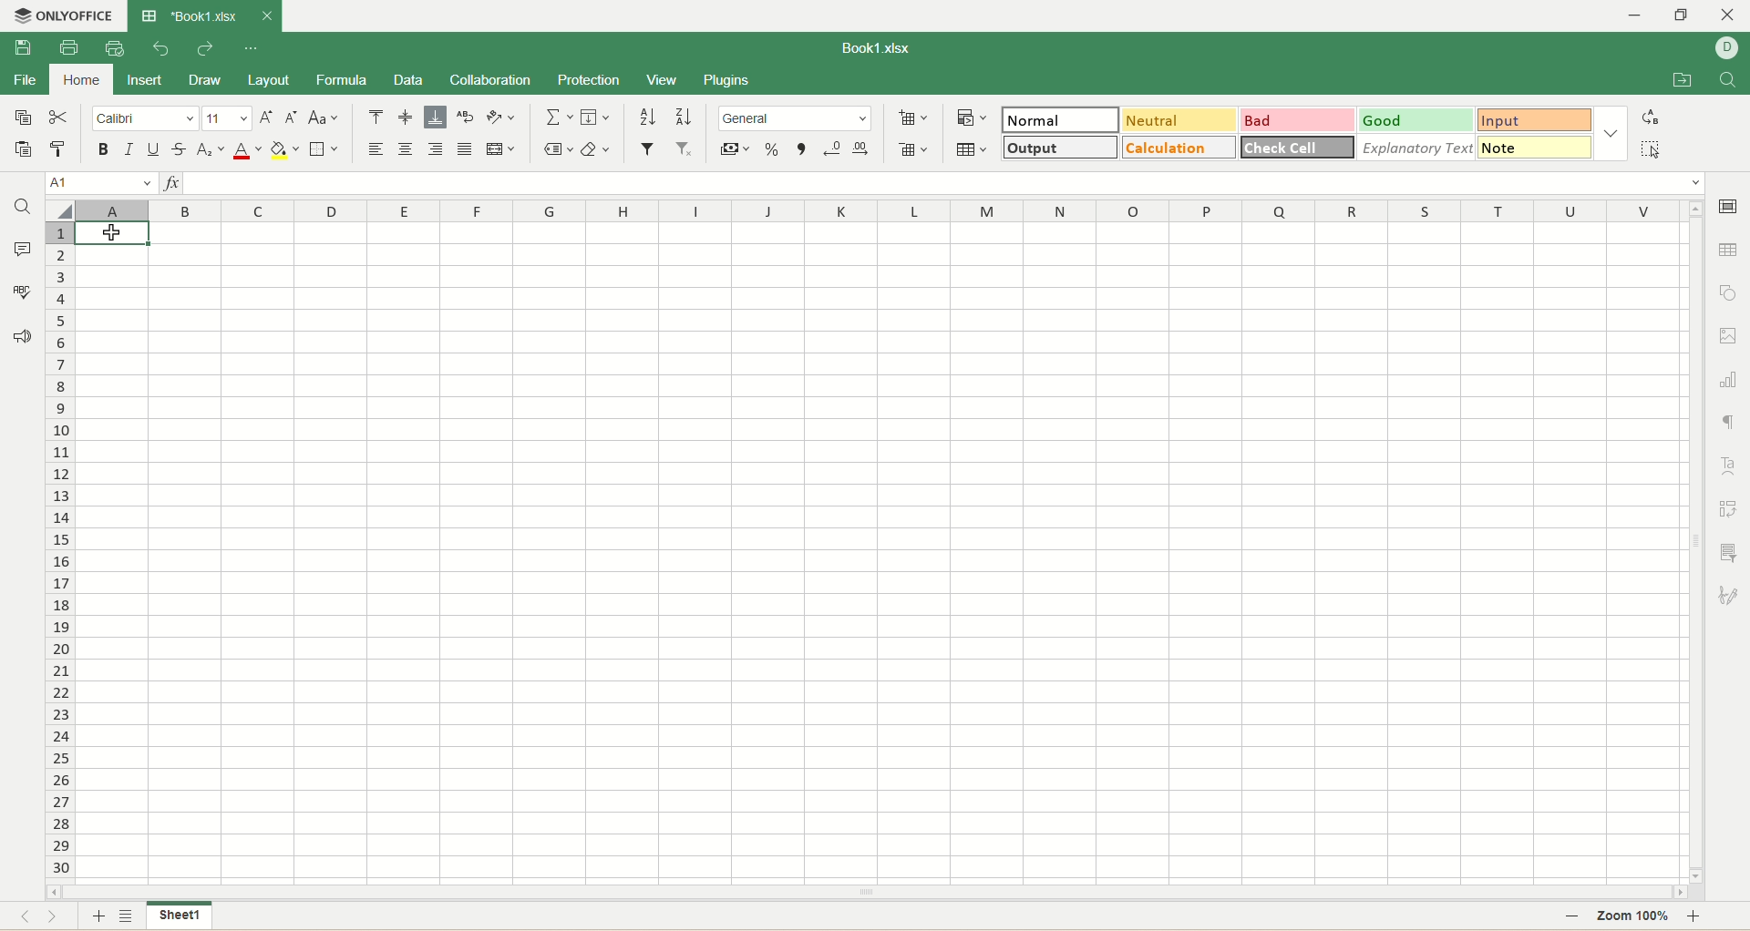  I want to click on row number, so click(58, 550).